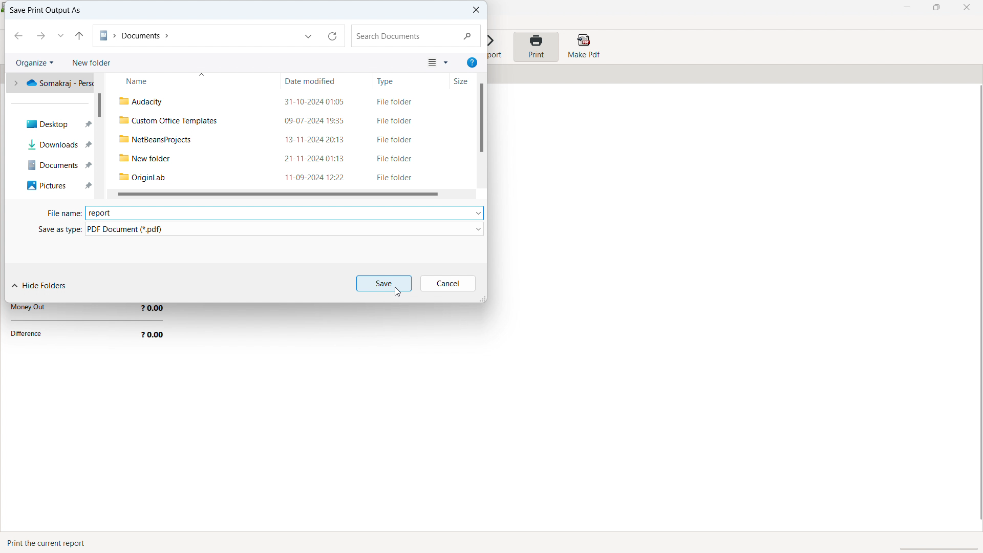 Image resolution: width=983 pixels, height=553 pixels. Describe the element at coordinates (474, 10) in the screenshot. I see `close` at that location.